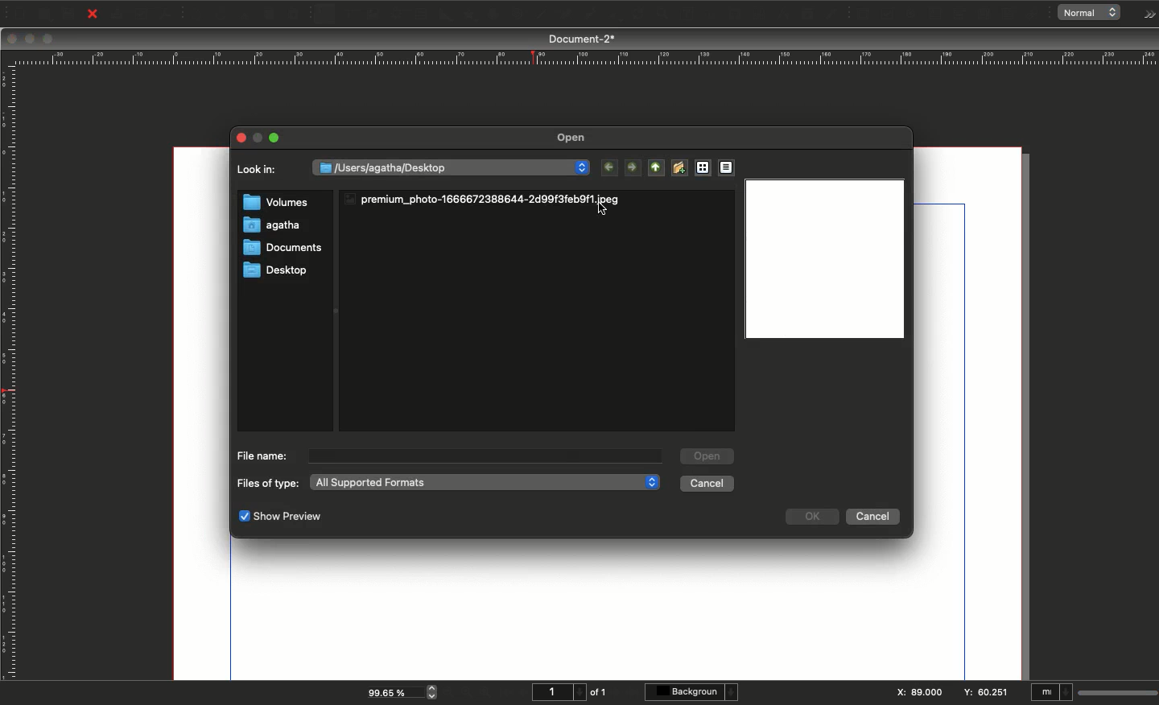 Image resolution: width=1159 pixels, height=705 pixels. Describe the element at coordinates (861, 14) in the screenshot. I see `PDF push button` at that location.